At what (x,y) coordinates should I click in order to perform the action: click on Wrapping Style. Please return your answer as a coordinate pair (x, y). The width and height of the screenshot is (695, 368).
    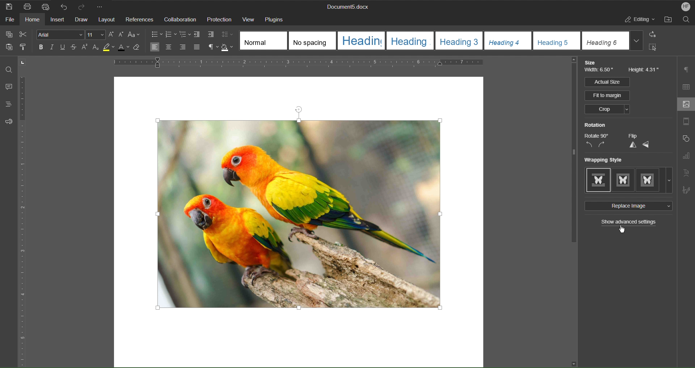
    Looking at the image, I should click on (629, 180).